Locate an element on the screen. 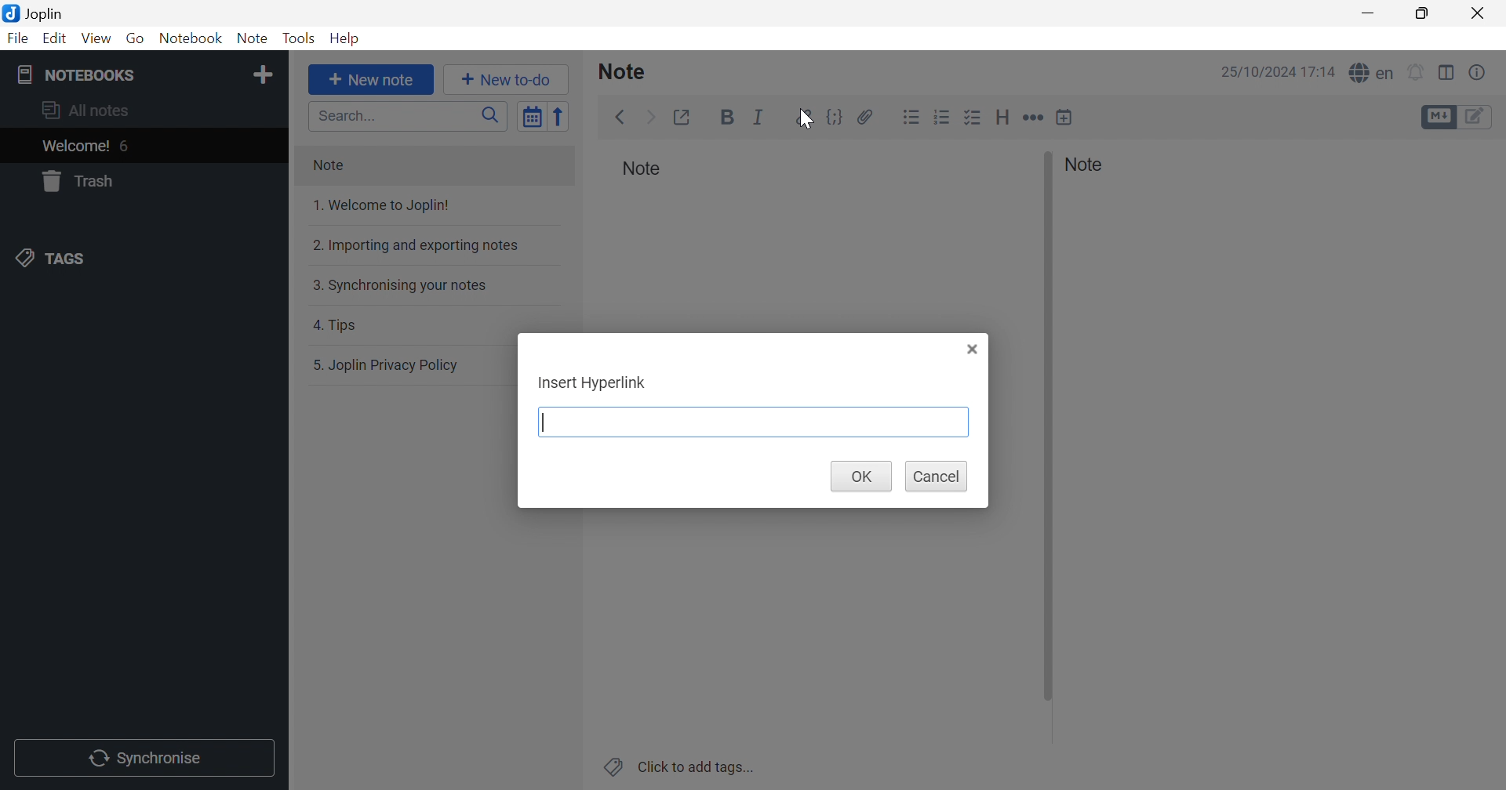 This screenshot has width=1506, height=790. Notebook is located at coordinates (191, 38).